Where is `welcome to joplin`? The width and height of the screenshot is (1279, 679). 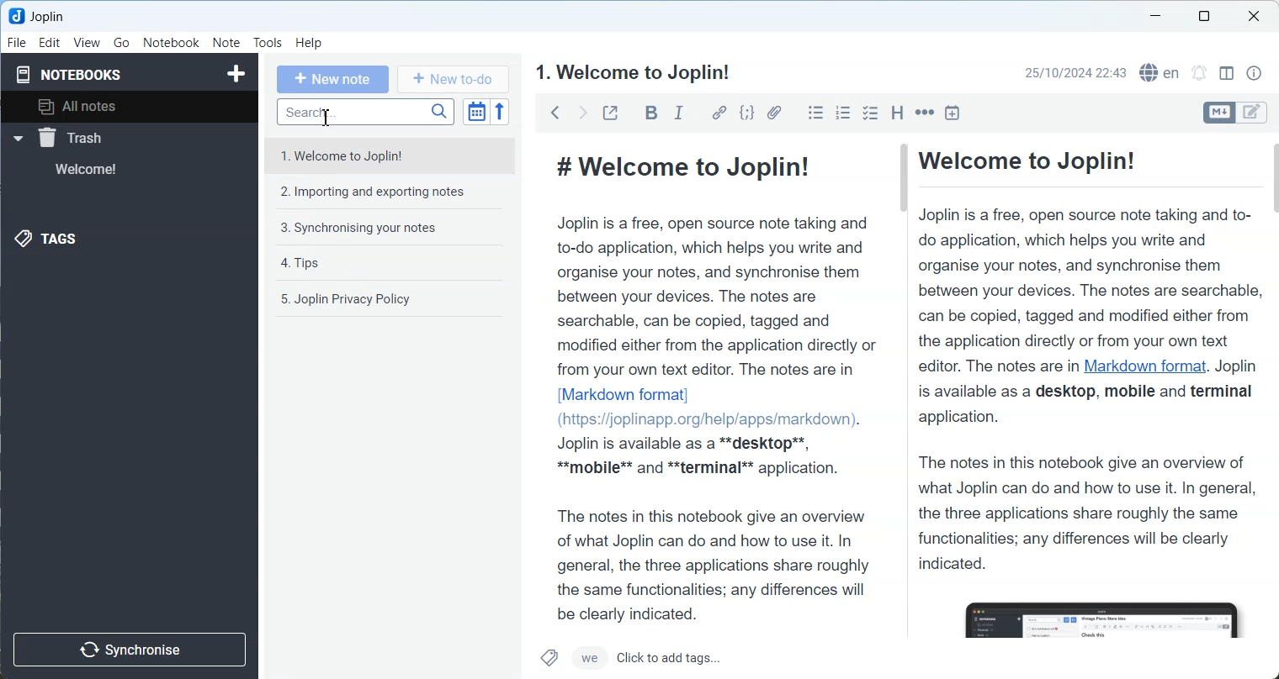 welcome to joplin is located at coordinates (392, 157).